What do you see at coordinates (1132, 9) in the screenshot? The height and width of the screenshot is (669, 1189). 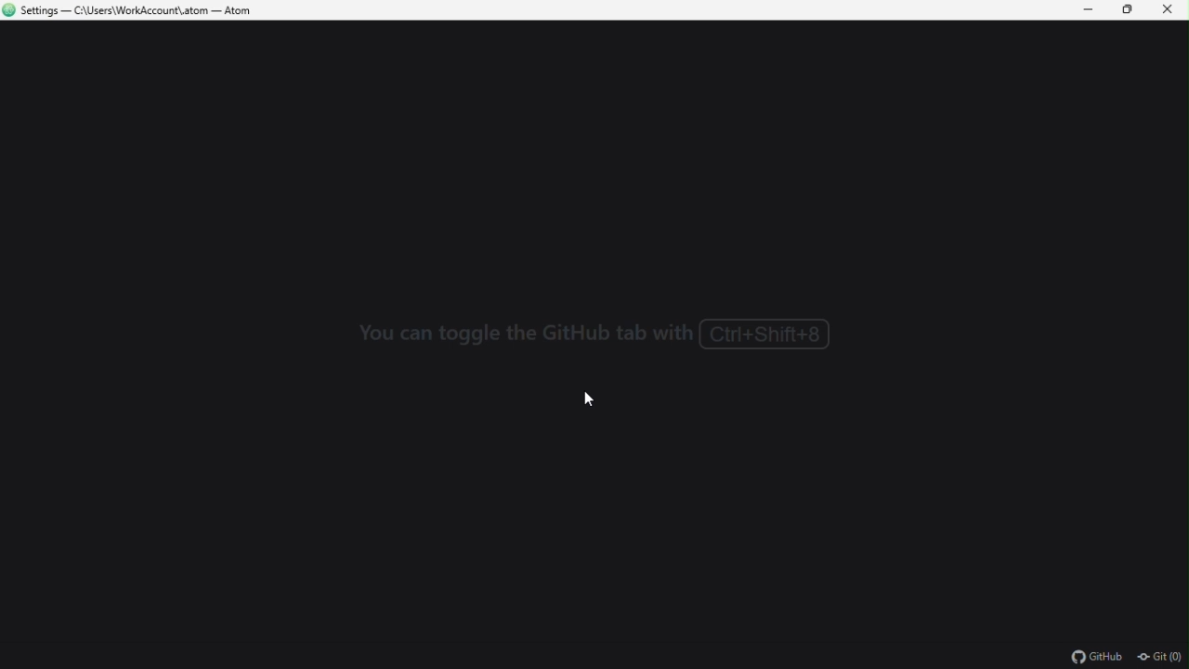 I see `restore` at bounding box center [1132, 9].